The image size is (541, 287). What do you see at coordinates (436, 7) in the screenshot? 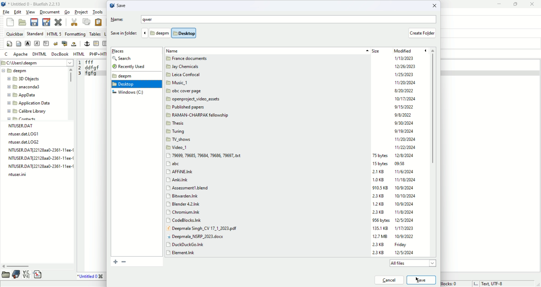
I see `close` at bounding box center [436, 7].